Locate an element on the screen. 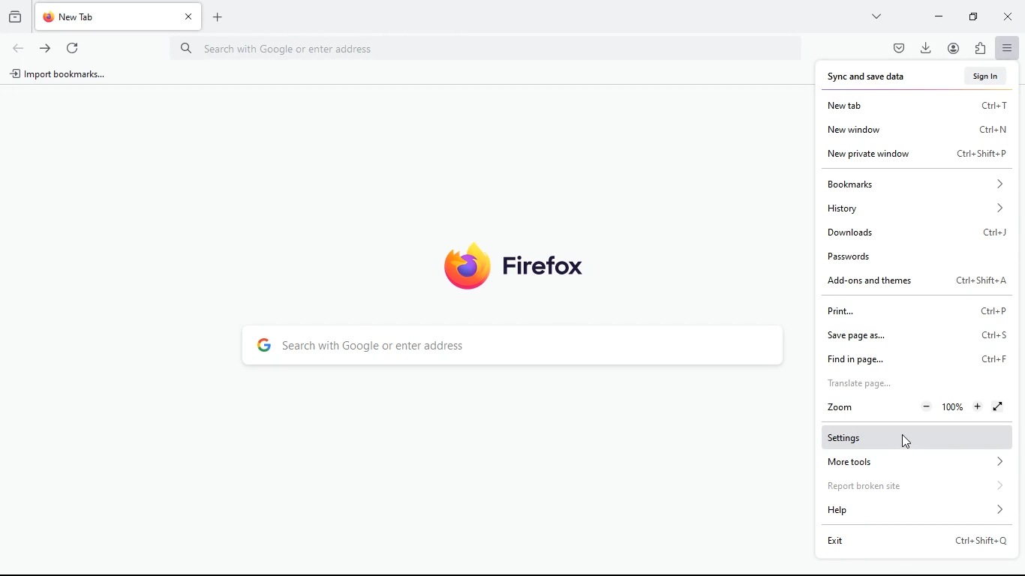 This screenshot has height=576, width=1025. maximize is located at coordinates (974, 18).